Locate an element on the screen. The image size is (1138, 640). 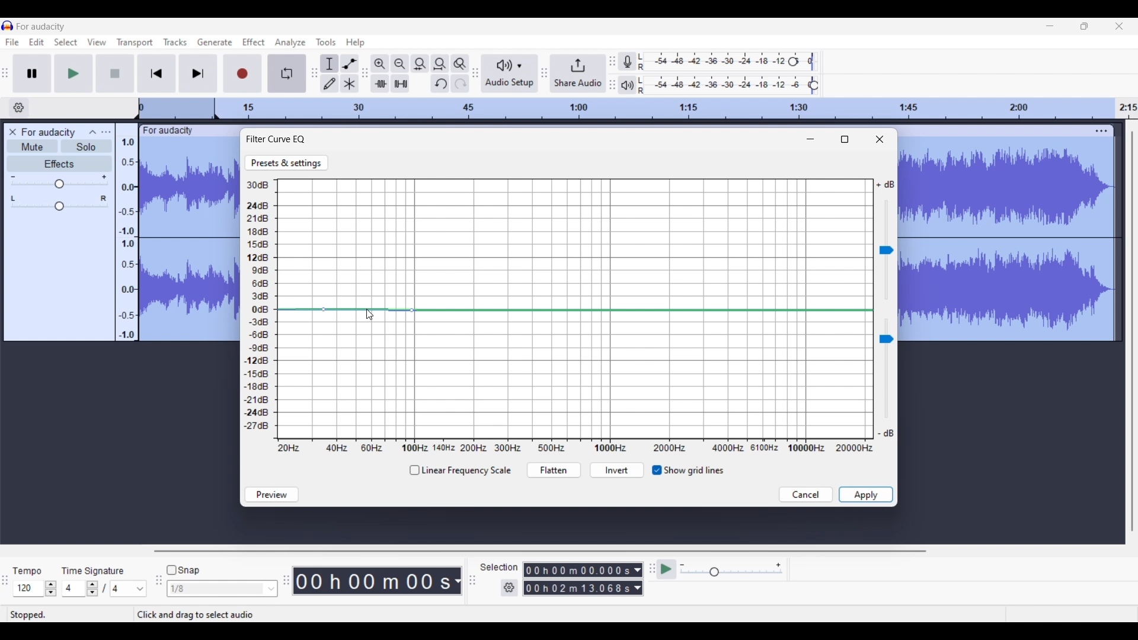
Envelop tool is located at coordinates (350, 63).